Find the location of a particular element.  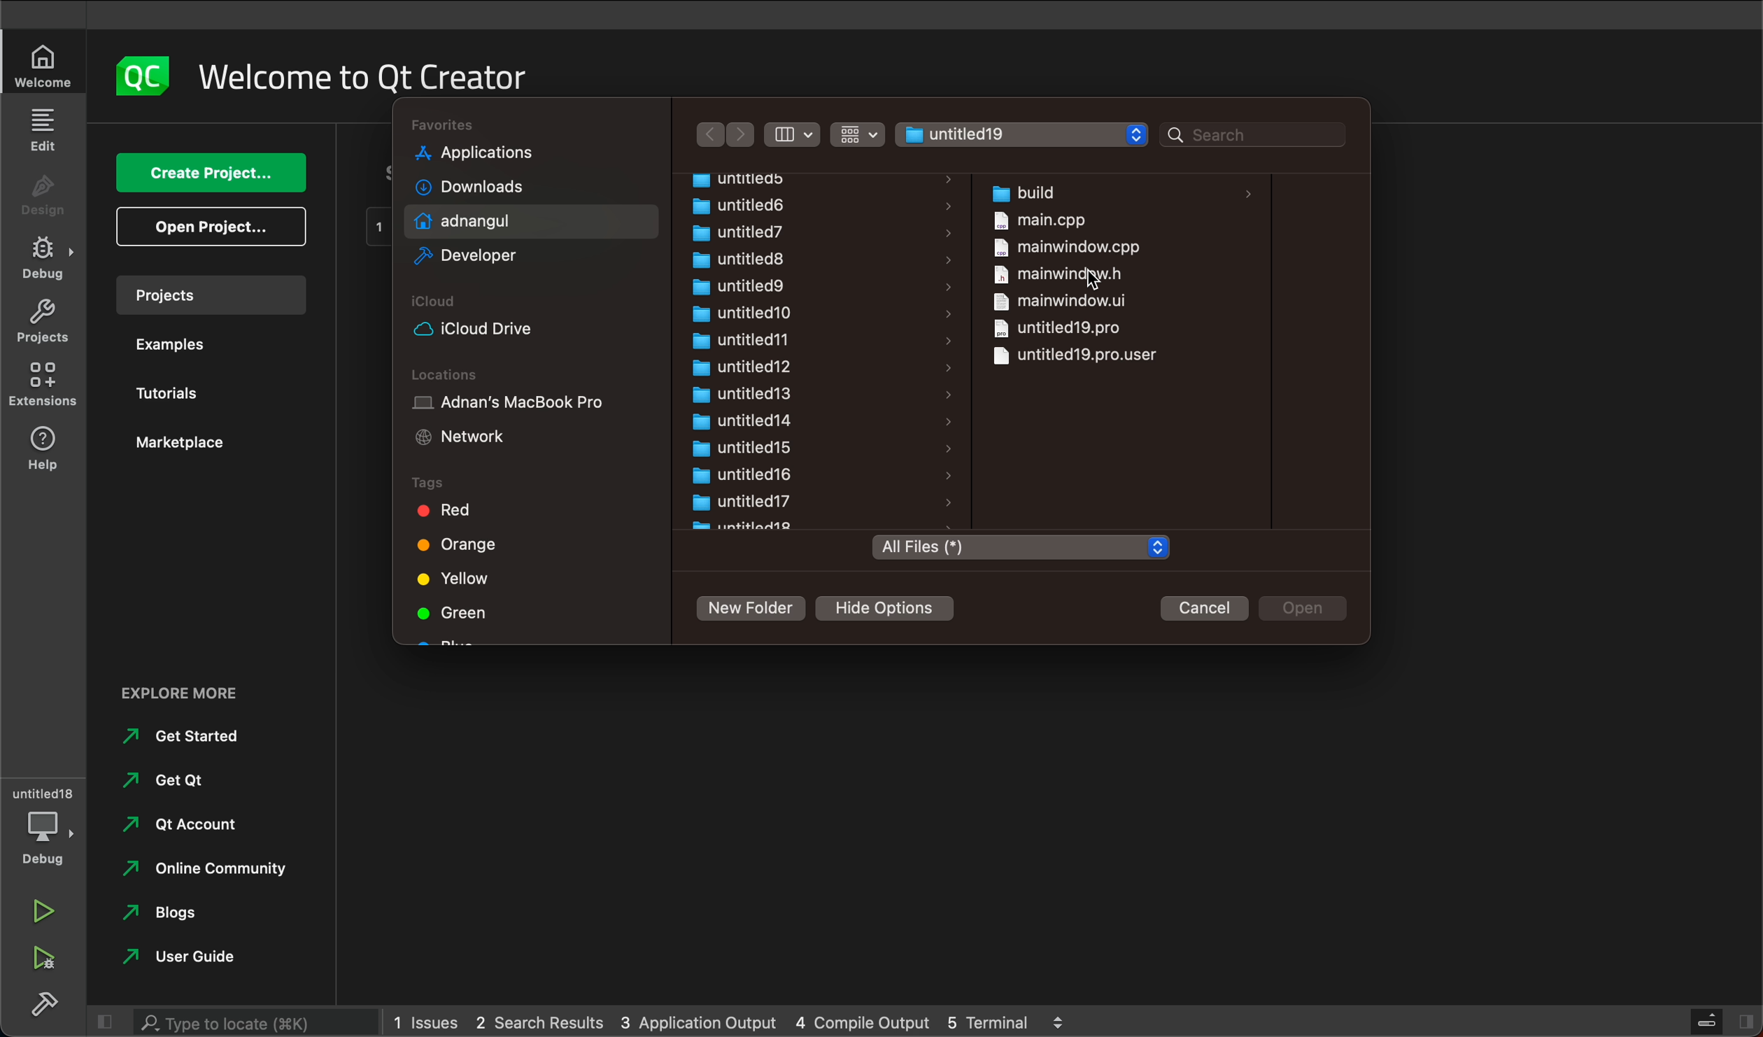

tutorials is located at coordinates (171, 393).